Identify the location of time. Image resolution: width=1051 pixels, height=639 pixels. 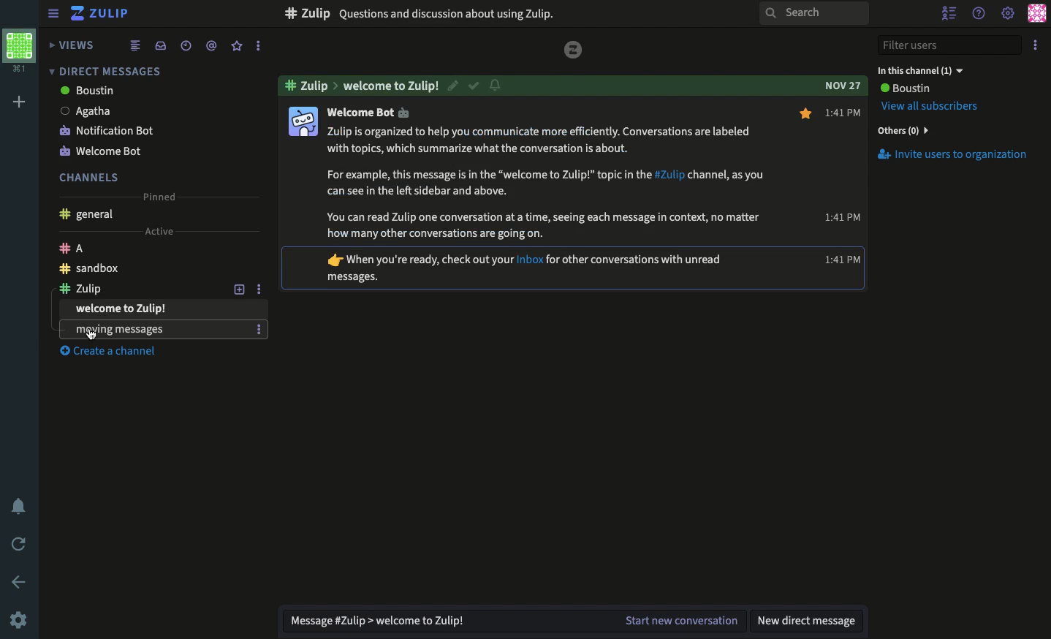
(843, 217).